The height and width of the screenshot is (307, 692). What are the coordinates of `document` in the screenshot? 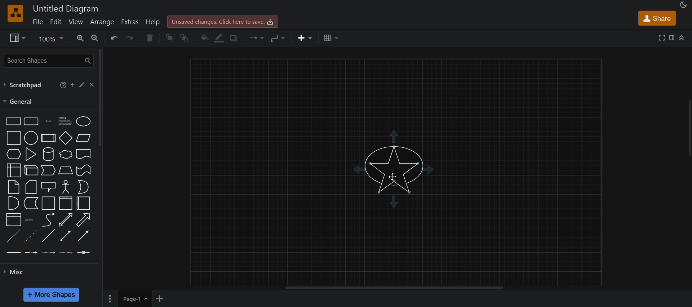 It's located at (84, 154).